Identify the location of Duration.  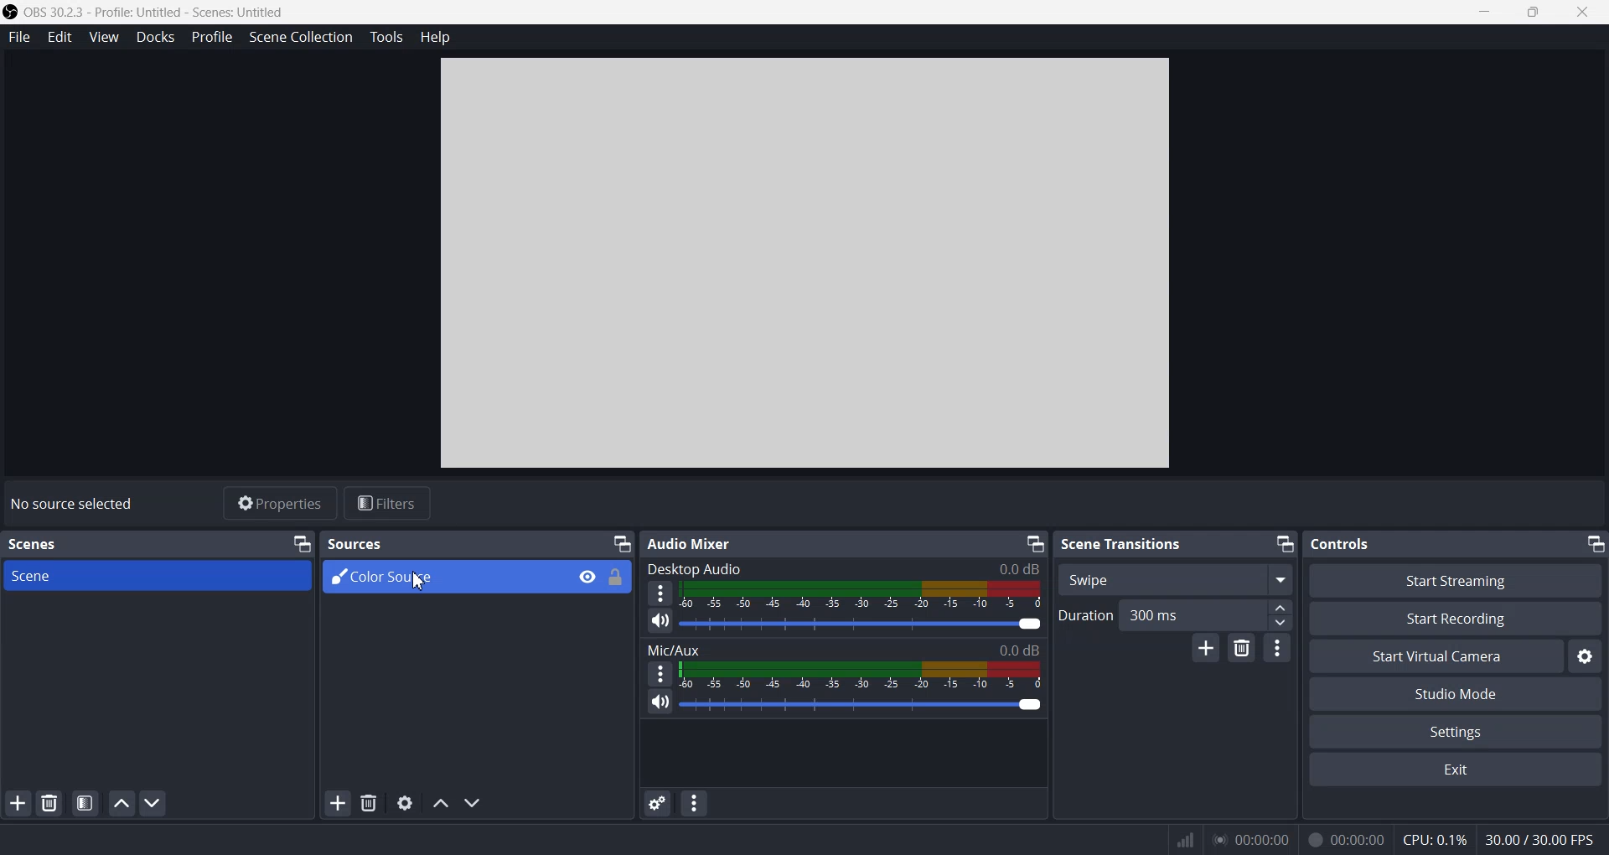
(1082, 615).